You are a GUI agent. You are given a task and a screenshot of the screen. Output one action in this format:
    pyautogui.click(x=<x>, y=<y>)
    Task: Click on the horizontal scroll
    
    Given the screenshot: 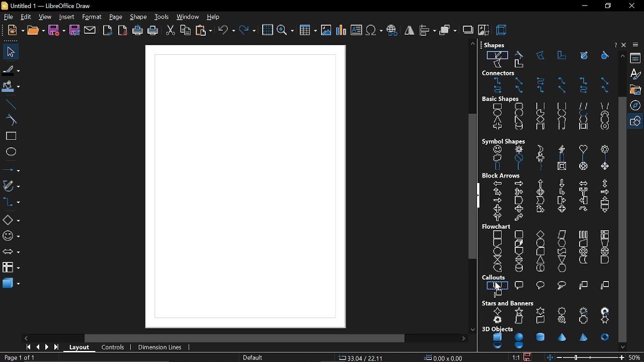 What is the action you would take?
    pyautogui.click(x=539, y=320)
    